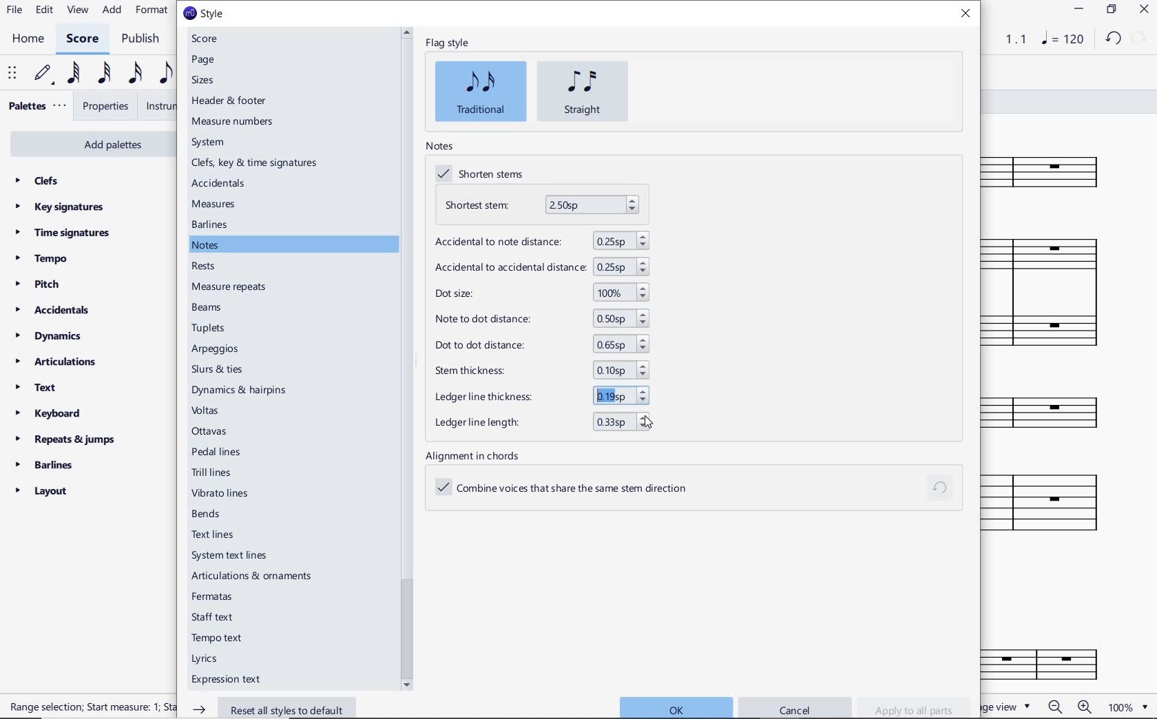 Image resolution: width=1157 pixels, height=719 pixels. I want to click on apply to all parts, so click(914, 707).